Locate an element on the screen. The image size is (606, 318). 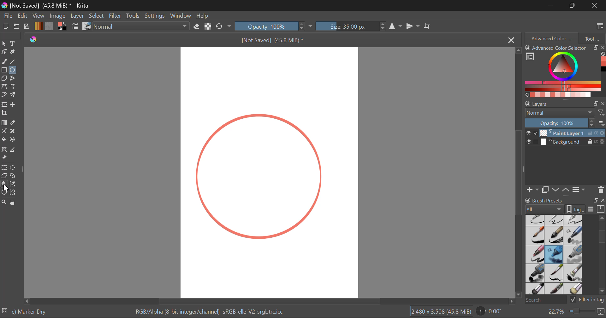
Open is located at coordinates (17, 27).